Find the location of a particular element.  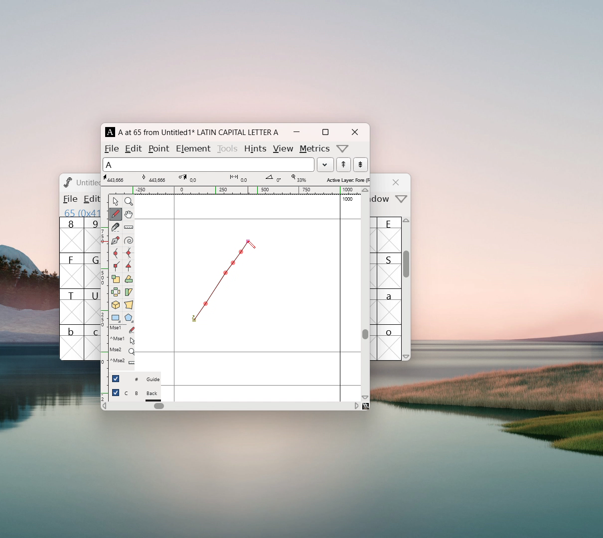

checkbox is located at coordinates (116, 378).